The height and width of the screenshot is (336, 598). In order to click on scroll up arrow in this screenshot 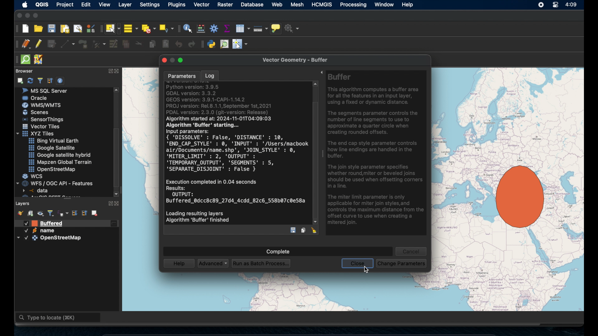, I will do `click(316, 85)`.